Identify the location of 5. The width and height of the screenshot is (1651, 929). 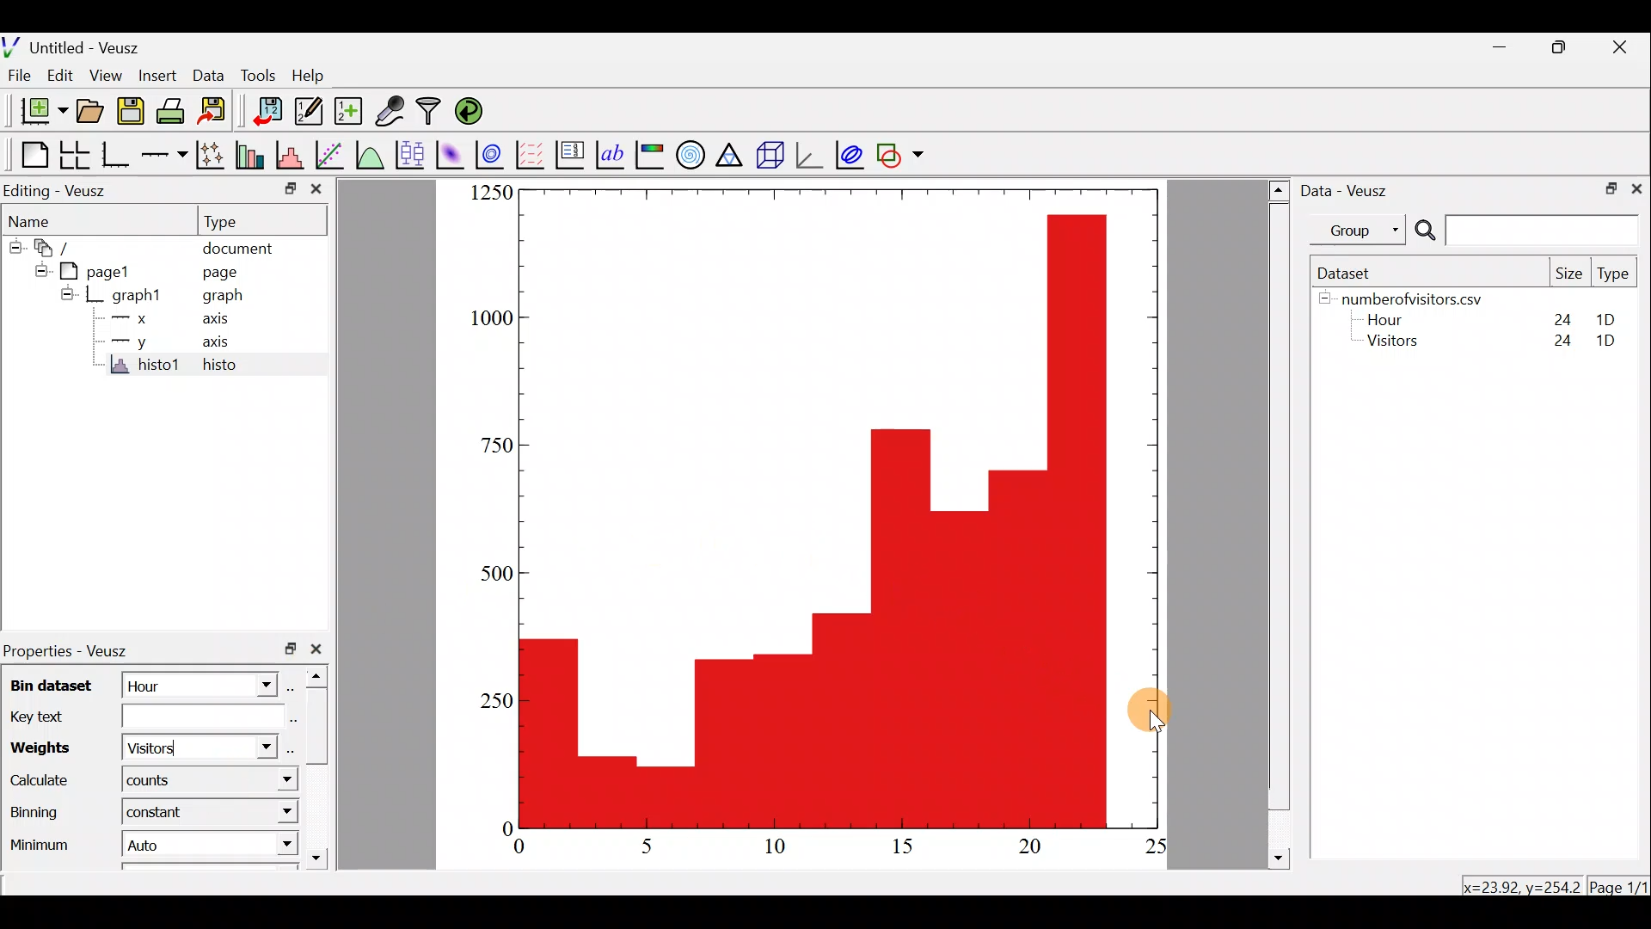
(649, 846).